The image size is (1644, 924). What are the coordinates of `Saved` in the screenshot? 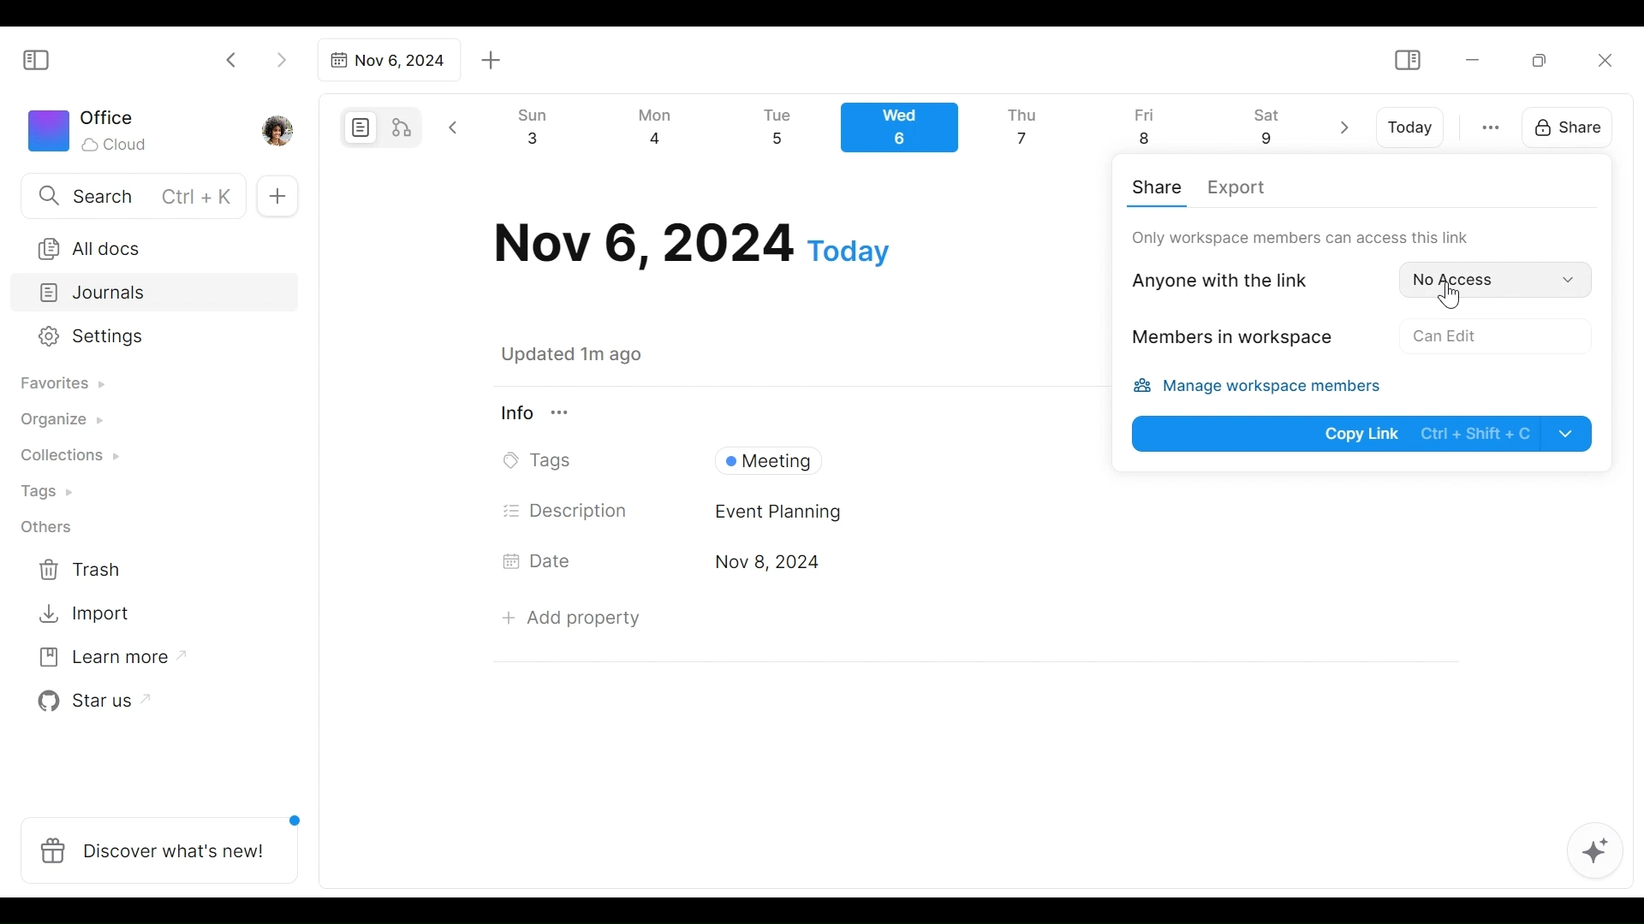 It's located at (593, 354).